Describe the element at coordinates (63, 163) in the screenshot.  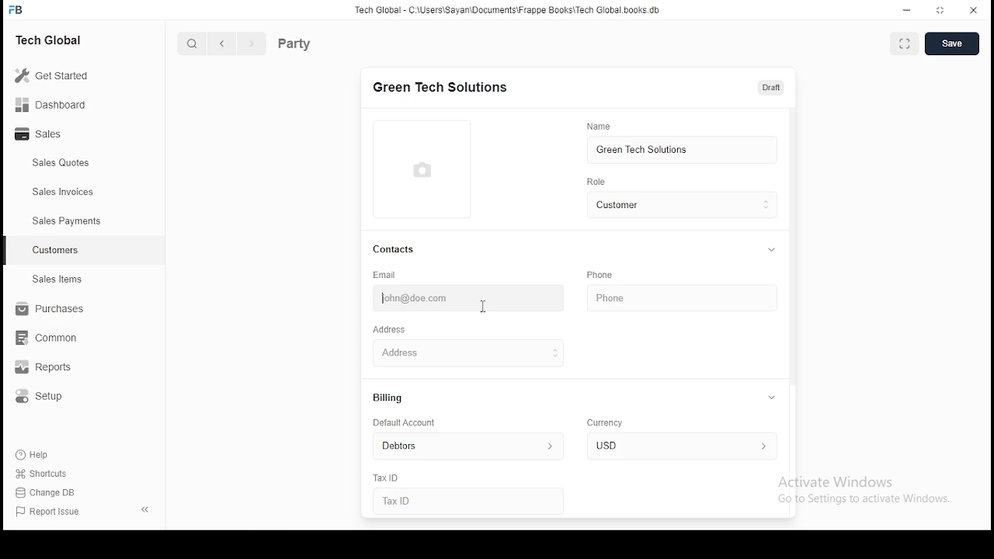
I see `sales quotes` at that location.